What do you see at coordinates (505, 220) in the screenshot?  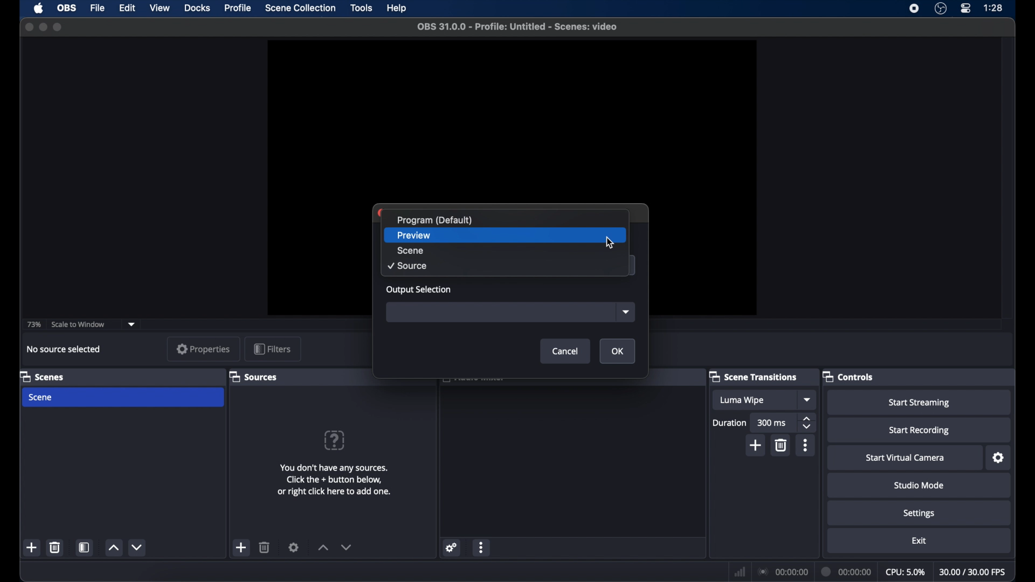 I see `Text` at bounding box center [505, 220].